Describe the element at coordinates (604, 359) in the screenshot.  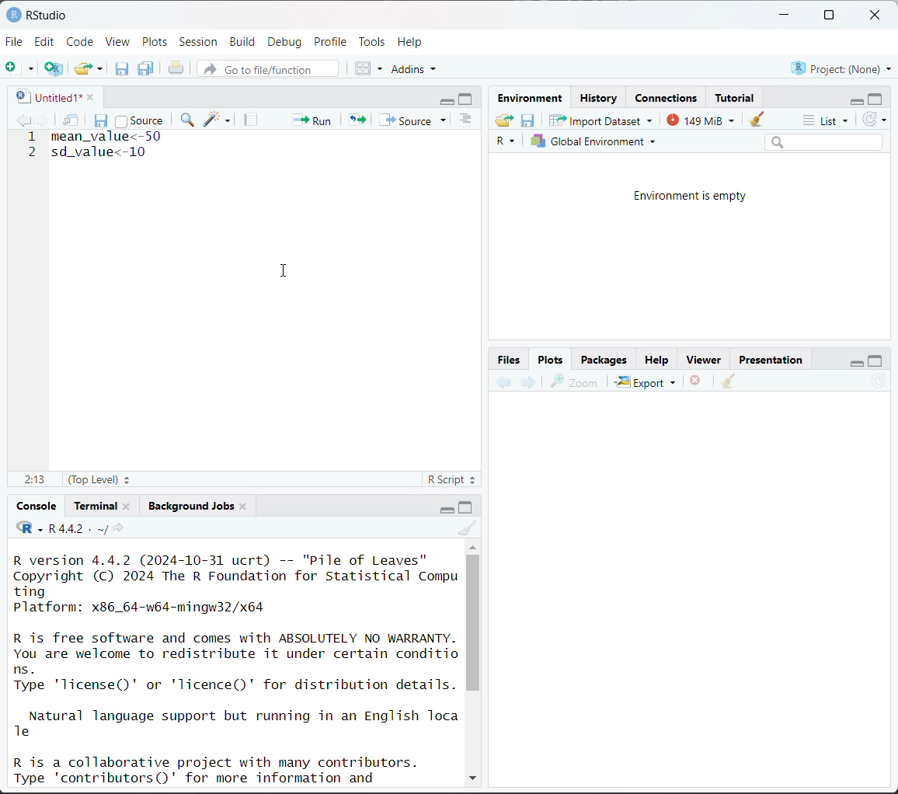
I see `Packages` at that location.